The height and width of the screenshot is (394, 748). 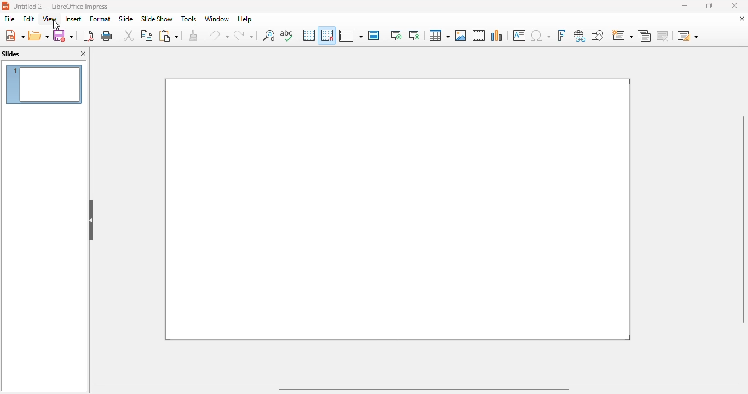 What do you see at coordinates (414, 36) in the screenshot?
I see `start from current slide` at bounding box center [414, 36].